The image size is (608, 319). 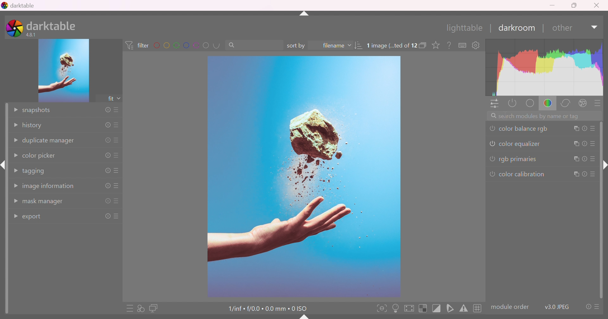 I want to click on fit, so click(x=109, y=99).